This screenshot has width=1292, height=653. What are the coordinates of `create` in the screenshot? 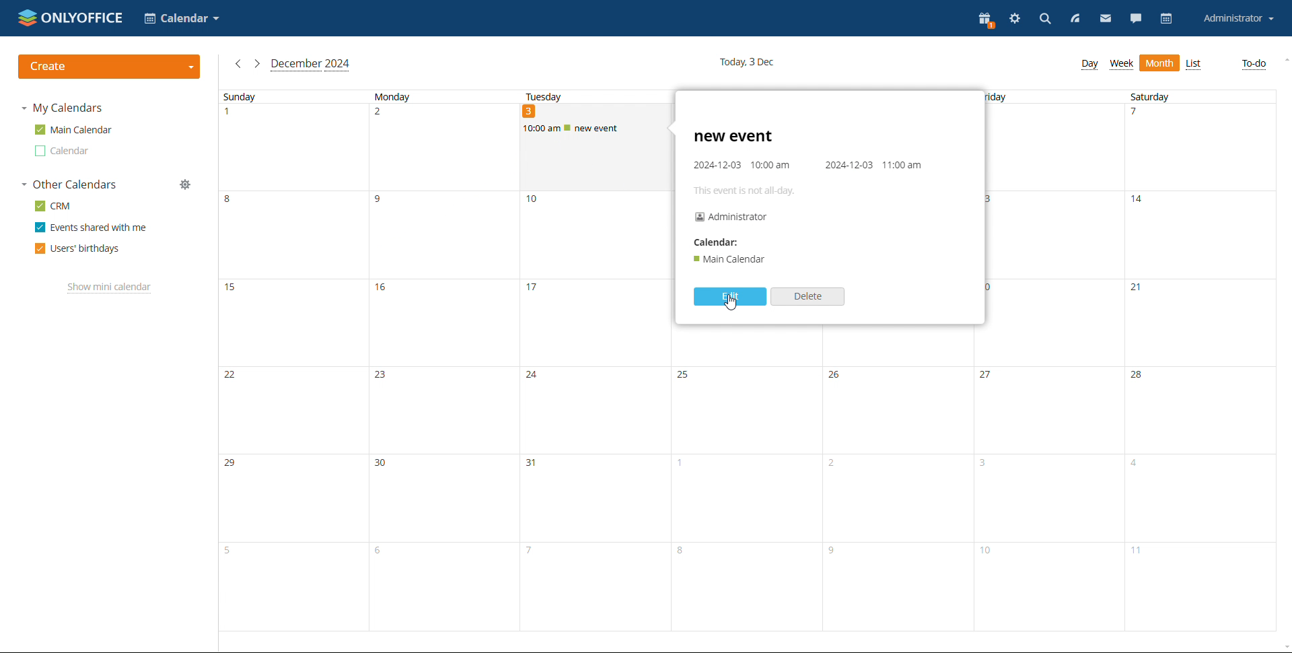 It's located at (110, 67).